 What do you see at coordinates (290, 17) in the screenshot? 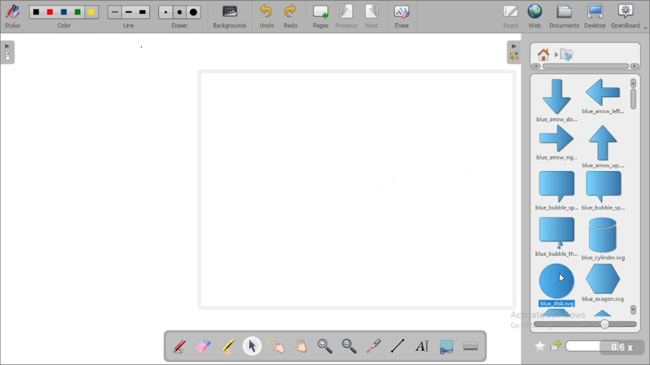
I see `redo` at bounding box center [290, 17].